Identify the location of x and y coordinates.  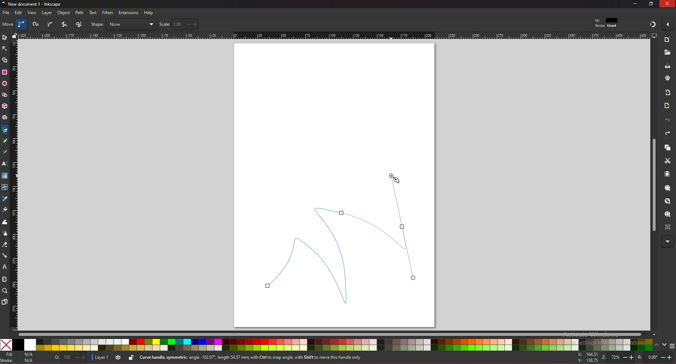
(587, 357).